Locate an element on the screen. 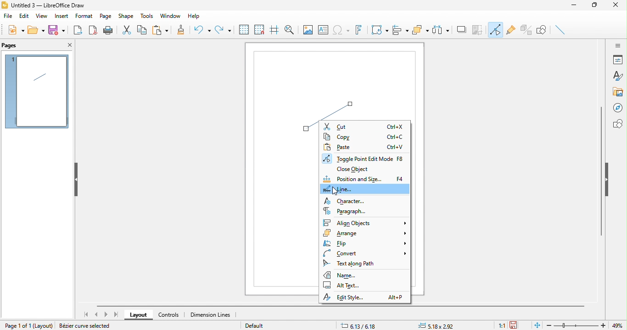 The height and width of the screenshot is (330, 627). horizontal scroll bar is located at coordinates (343, 305).